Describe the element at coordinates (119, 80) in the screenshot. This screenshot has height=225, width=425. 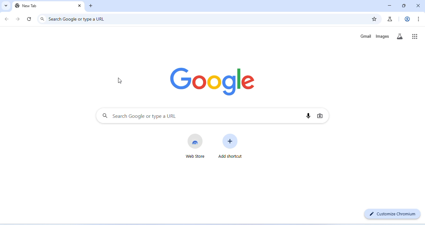
I see `cursor` at that location.